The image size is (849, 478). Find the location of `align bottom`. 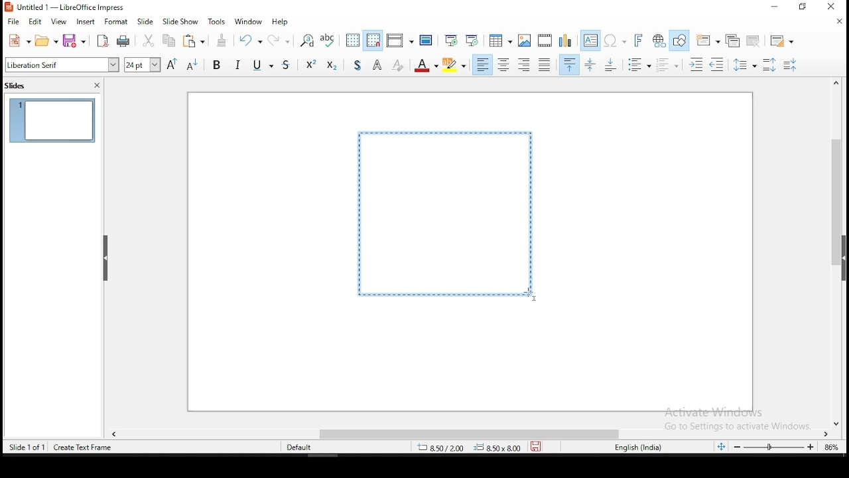

align bottom is located at coordinates (609, 66).